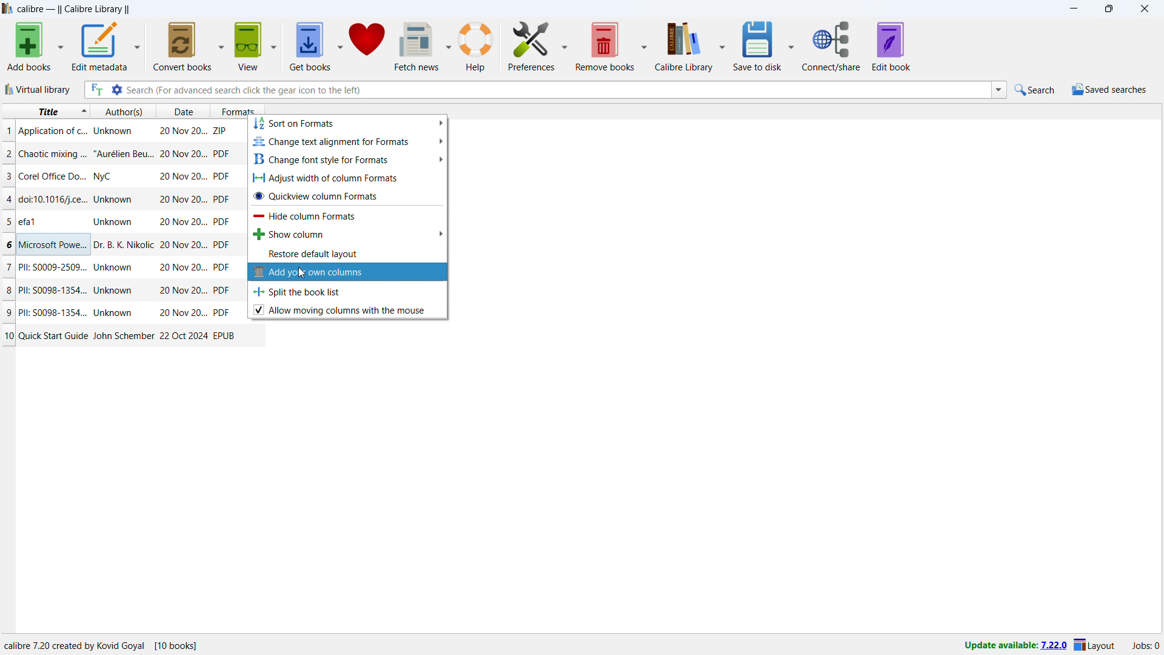 The image size is (1164, 655). I want to click on connect/share, so click(832, 46).